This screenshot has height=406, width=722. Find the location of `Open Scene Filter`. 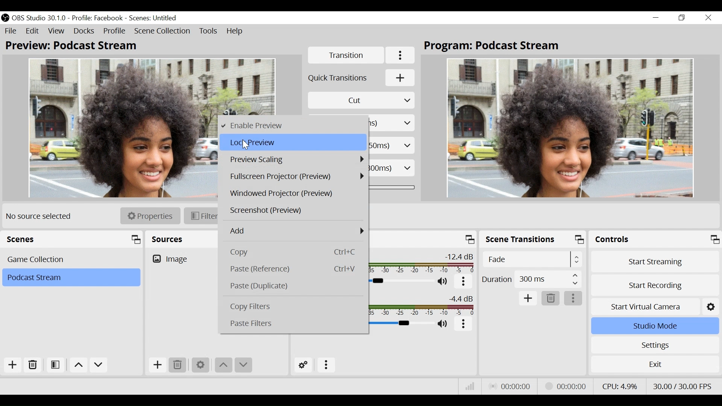

Open Scene Filter is located at coordinates (55, 365).